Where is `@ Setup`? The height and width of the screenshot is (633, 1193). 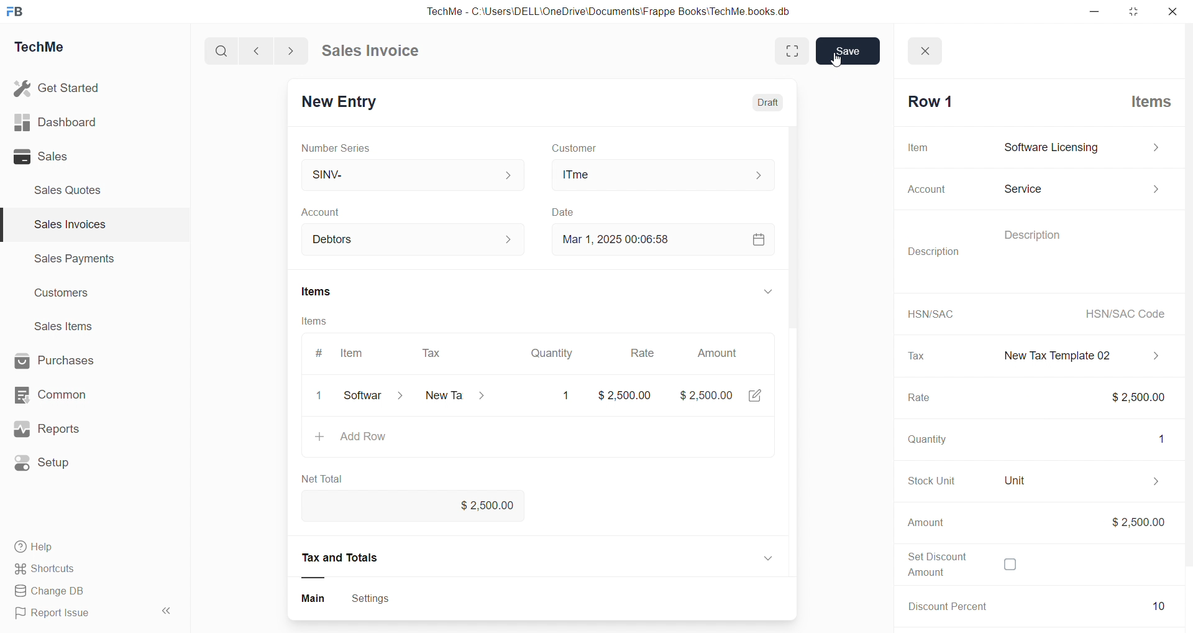
@ Setup is located at coordinates (49, 468).